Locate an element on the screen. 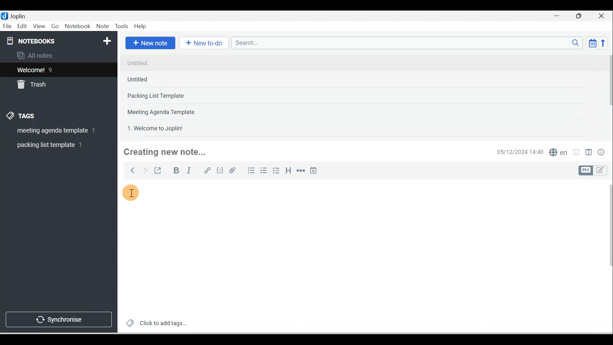 The height and width of the screenshot is (345, 613). Search bar is located at coordinates (409, 43).